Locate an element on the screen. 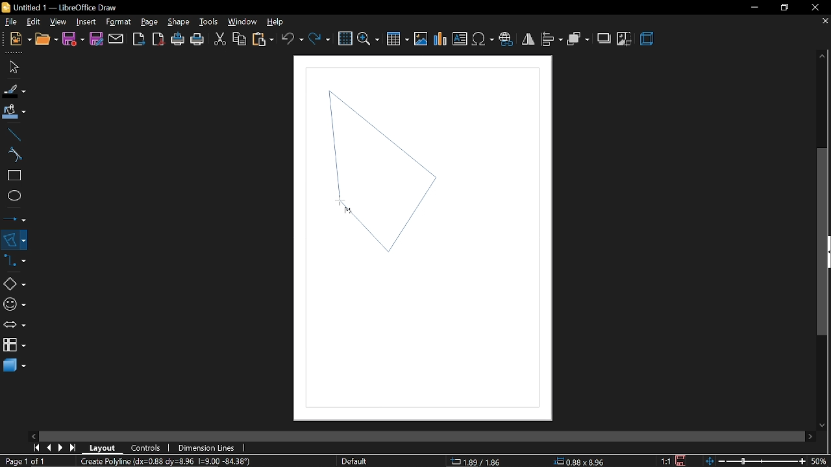  insert hyperlink is located at coordinates (508, 38).